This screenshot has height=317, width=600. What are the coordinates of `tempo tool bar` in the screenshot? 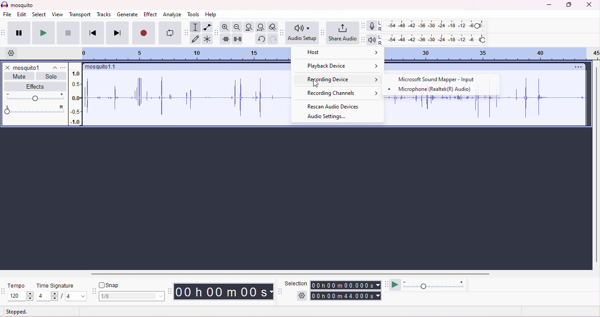 It's located at (4, 290).